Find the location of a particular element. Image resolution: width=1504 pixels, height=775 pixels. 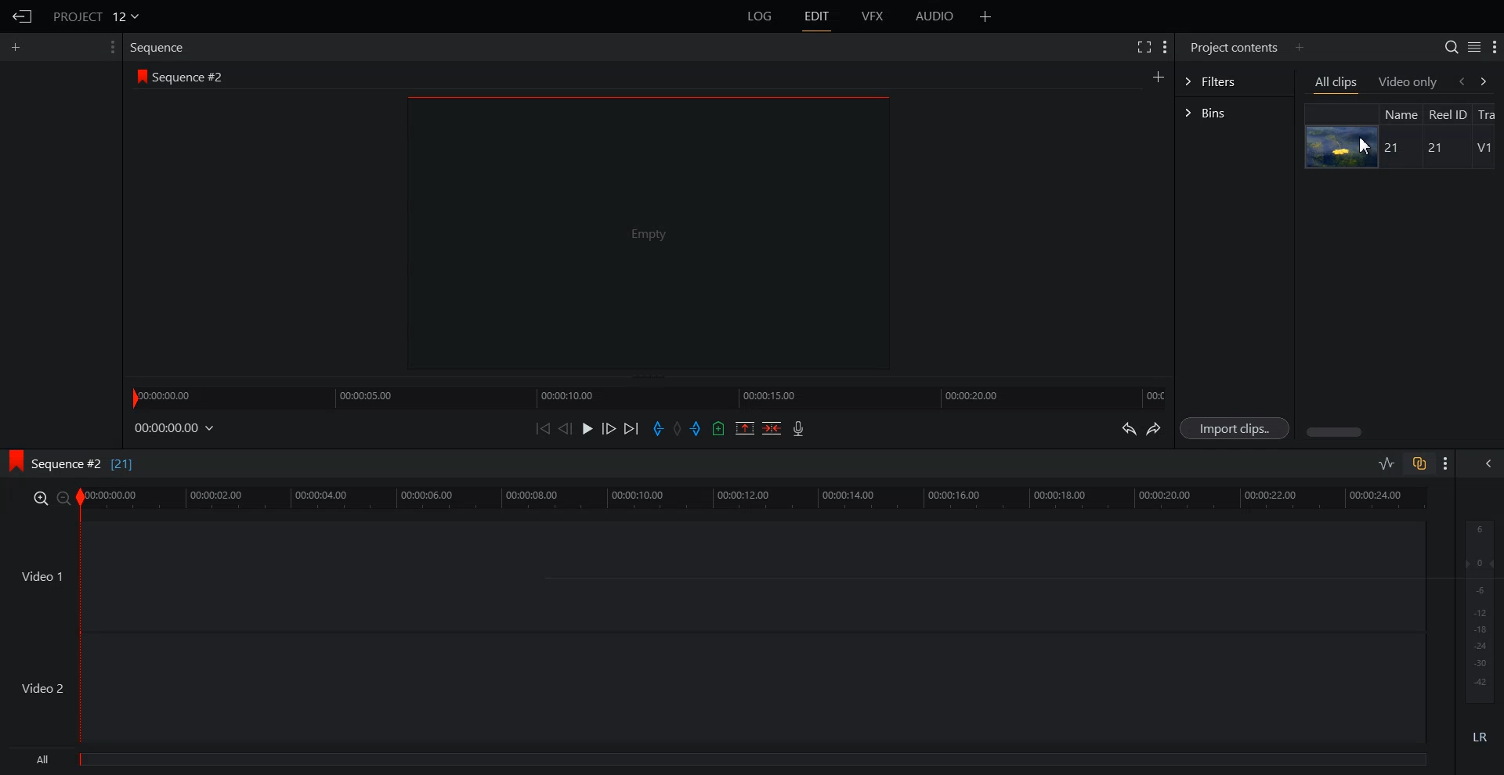

Show Setting Menu is located at coordinates (1446, 464).